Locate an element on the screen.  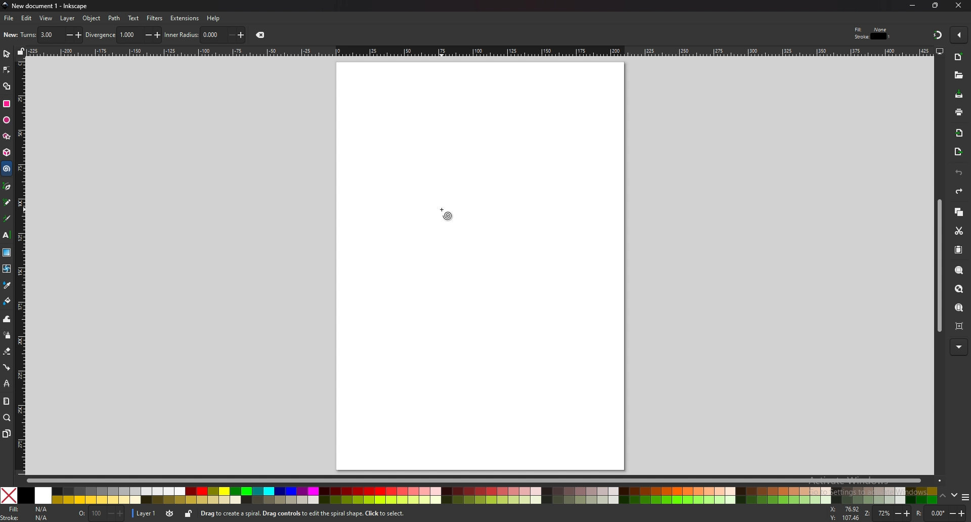
layer 1 is located at coordinates (146, 513).